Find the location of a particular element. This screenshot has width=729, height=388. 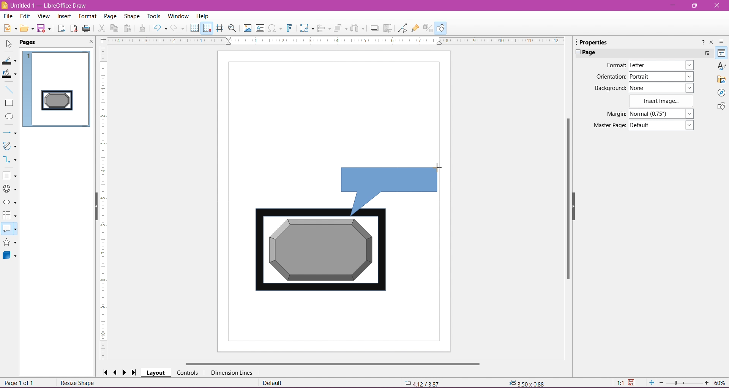

Master Page is located at coordinates (607, 126).